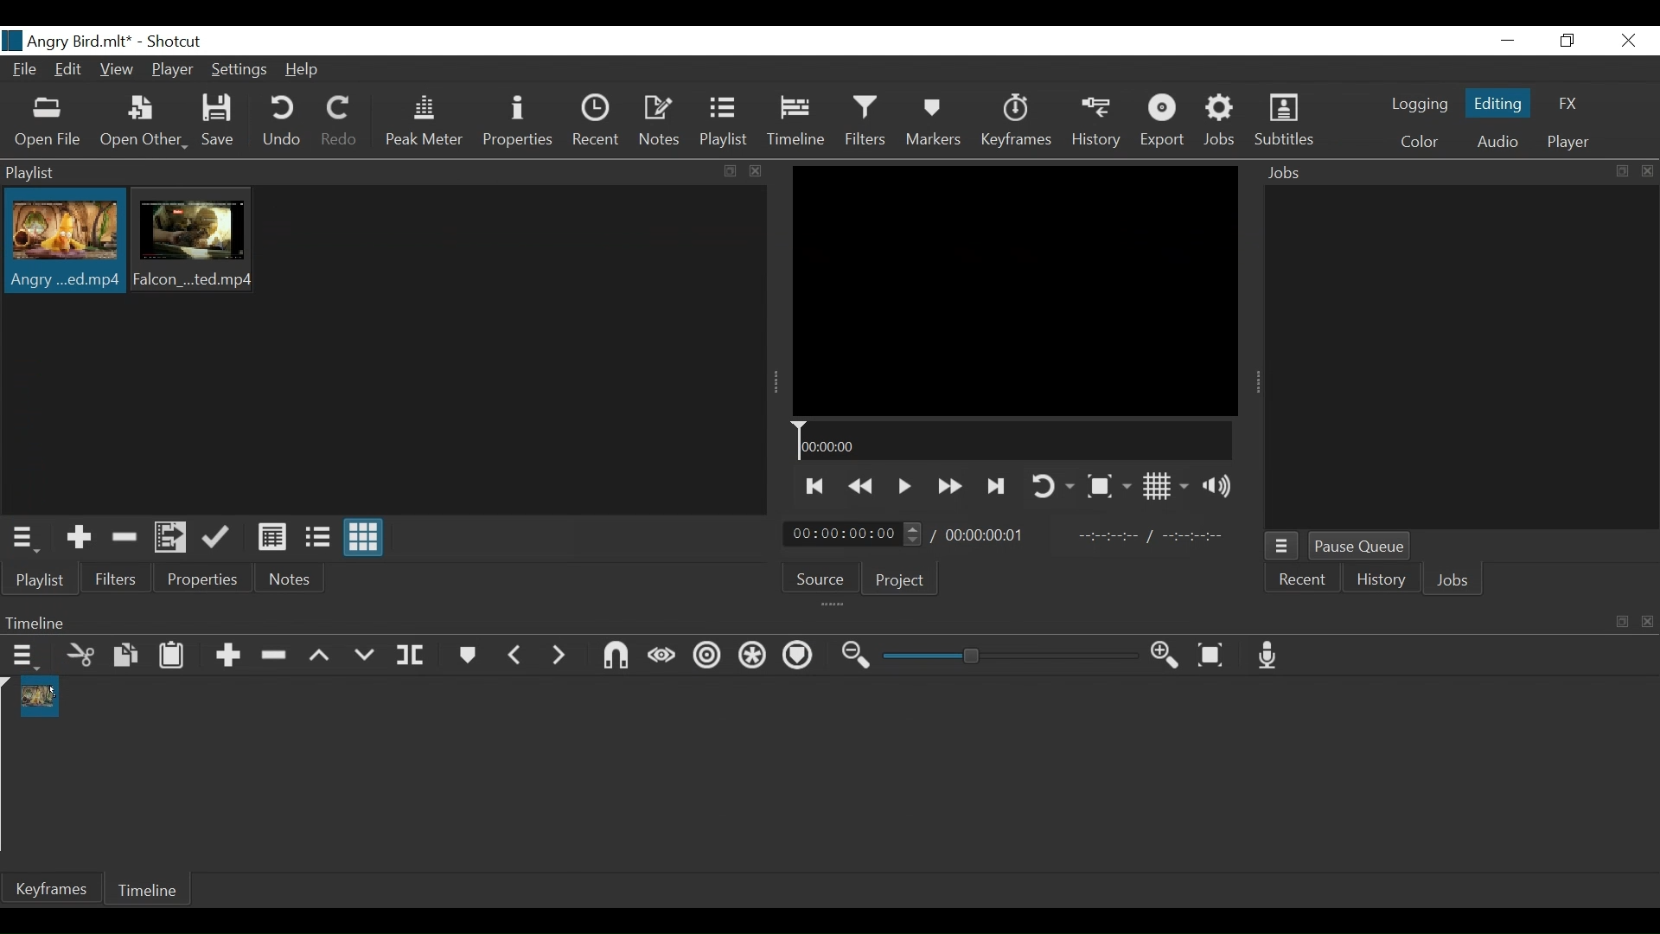  I want to click on Properties, so click(518, 124).